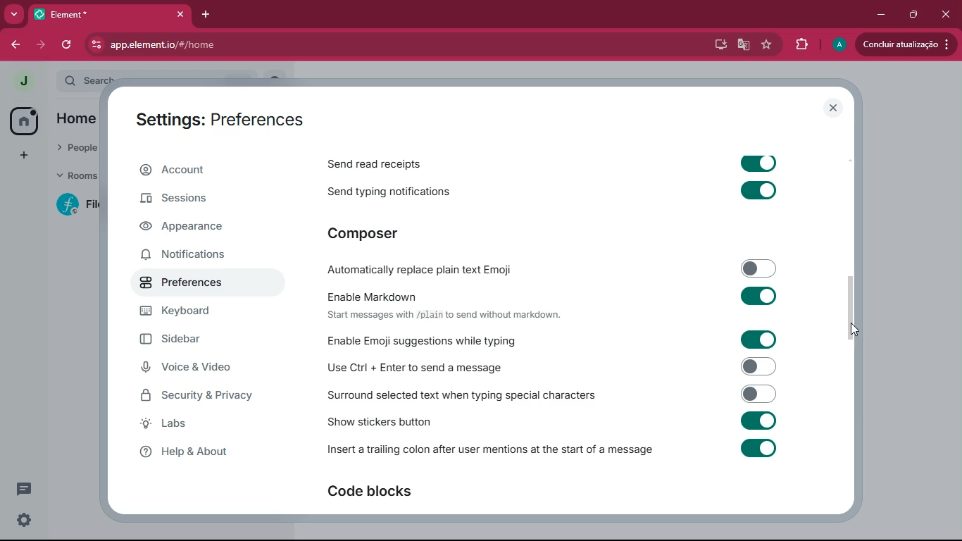 The width and height of the screenshot is (962, 541). I want to click on help, so click(208, 453).